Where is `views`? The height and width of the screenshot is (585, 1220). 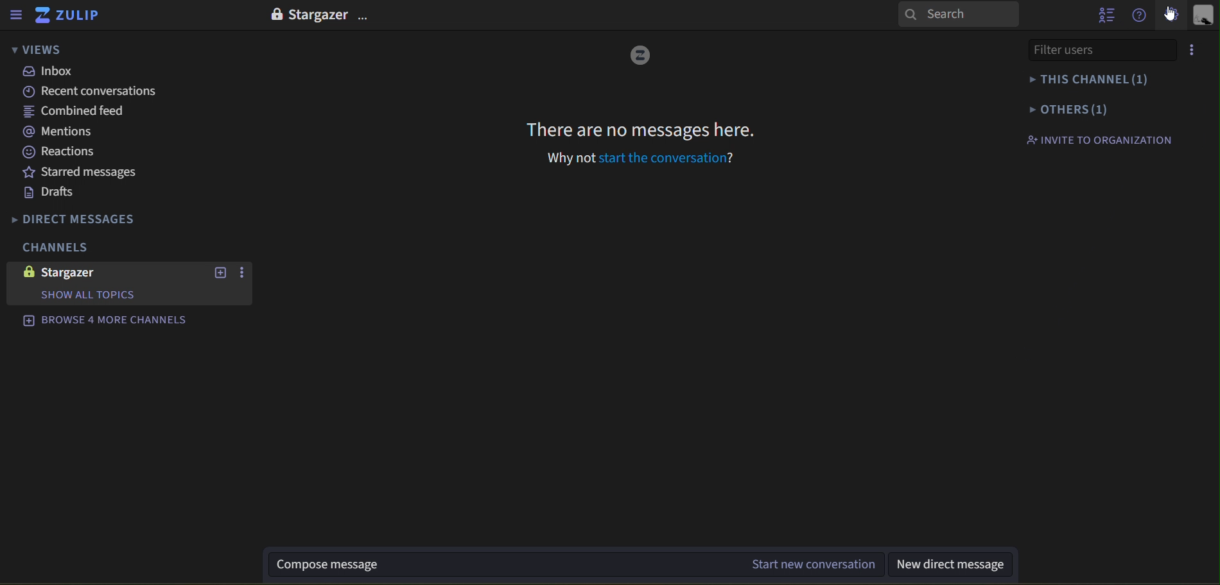 views is located at coordinates (45, 49).